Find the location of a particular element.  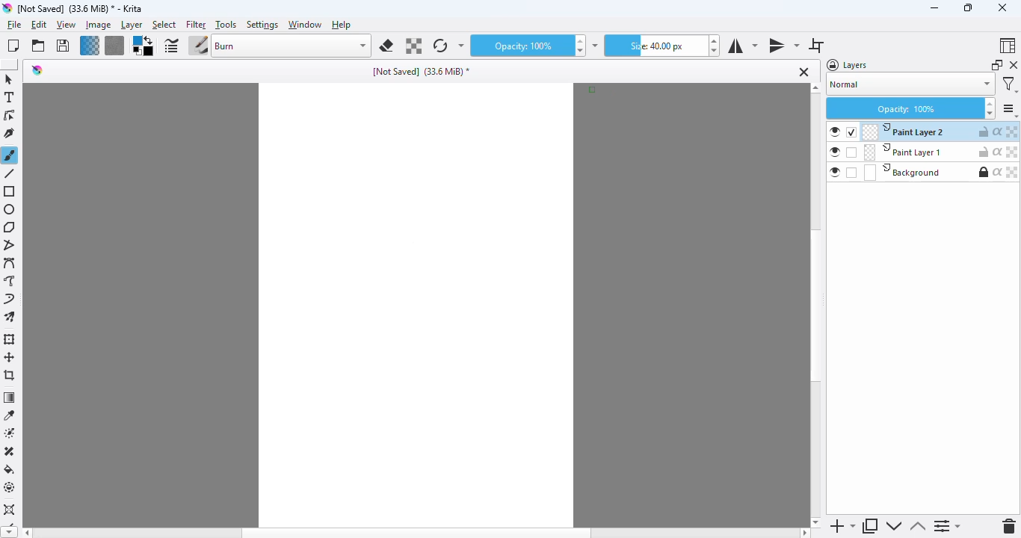

assistant tool is located at coordinates (10, 510).